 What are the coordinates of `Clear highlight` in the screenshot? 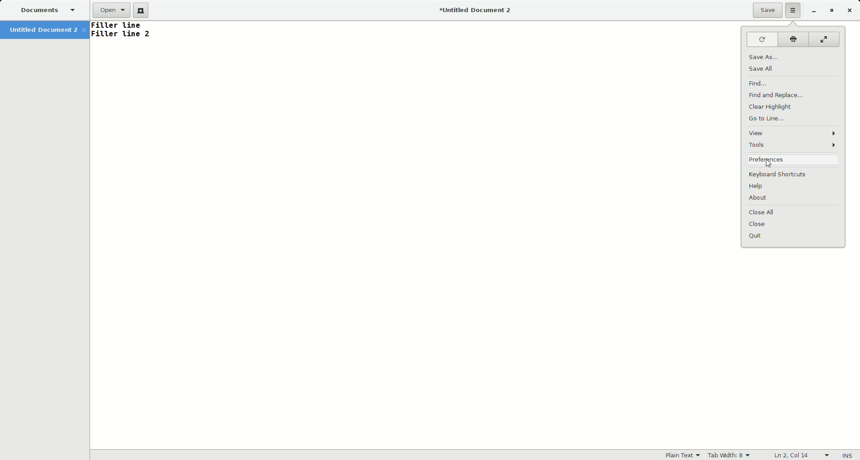 It's located at (772, 107).